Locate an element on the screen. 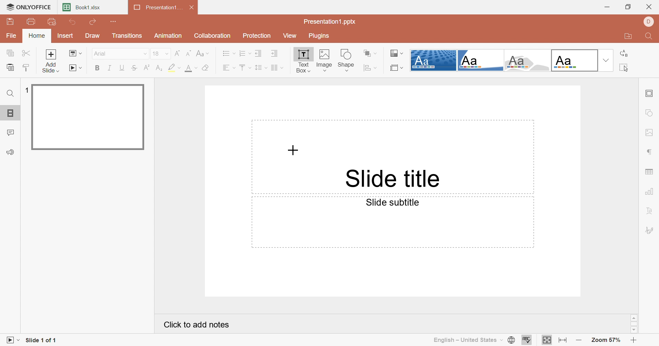 This screenshot has width=659, height=346. Set document language is located at coordinates (513, 340).